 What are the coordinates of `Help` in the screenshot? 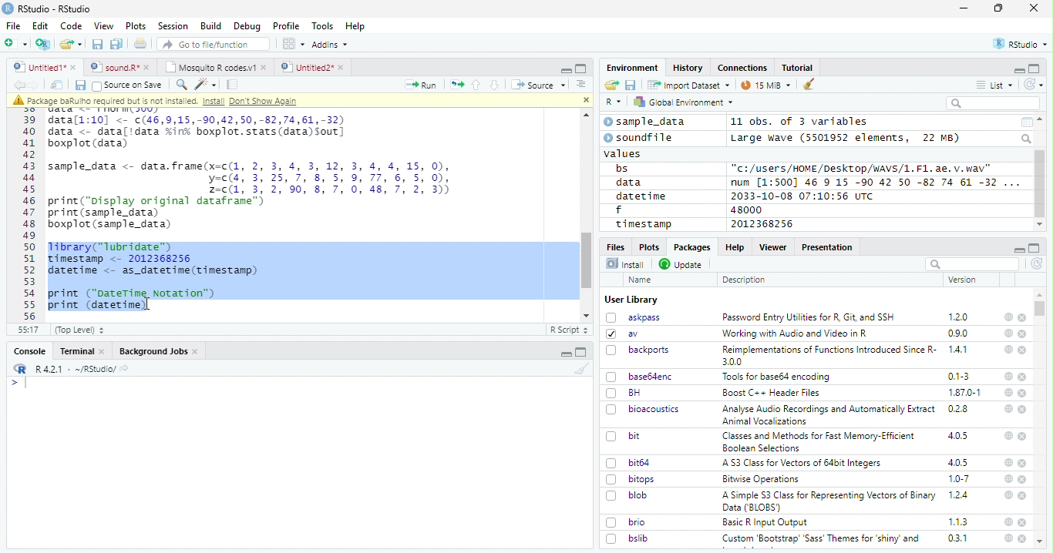 It's located at (734, 246).